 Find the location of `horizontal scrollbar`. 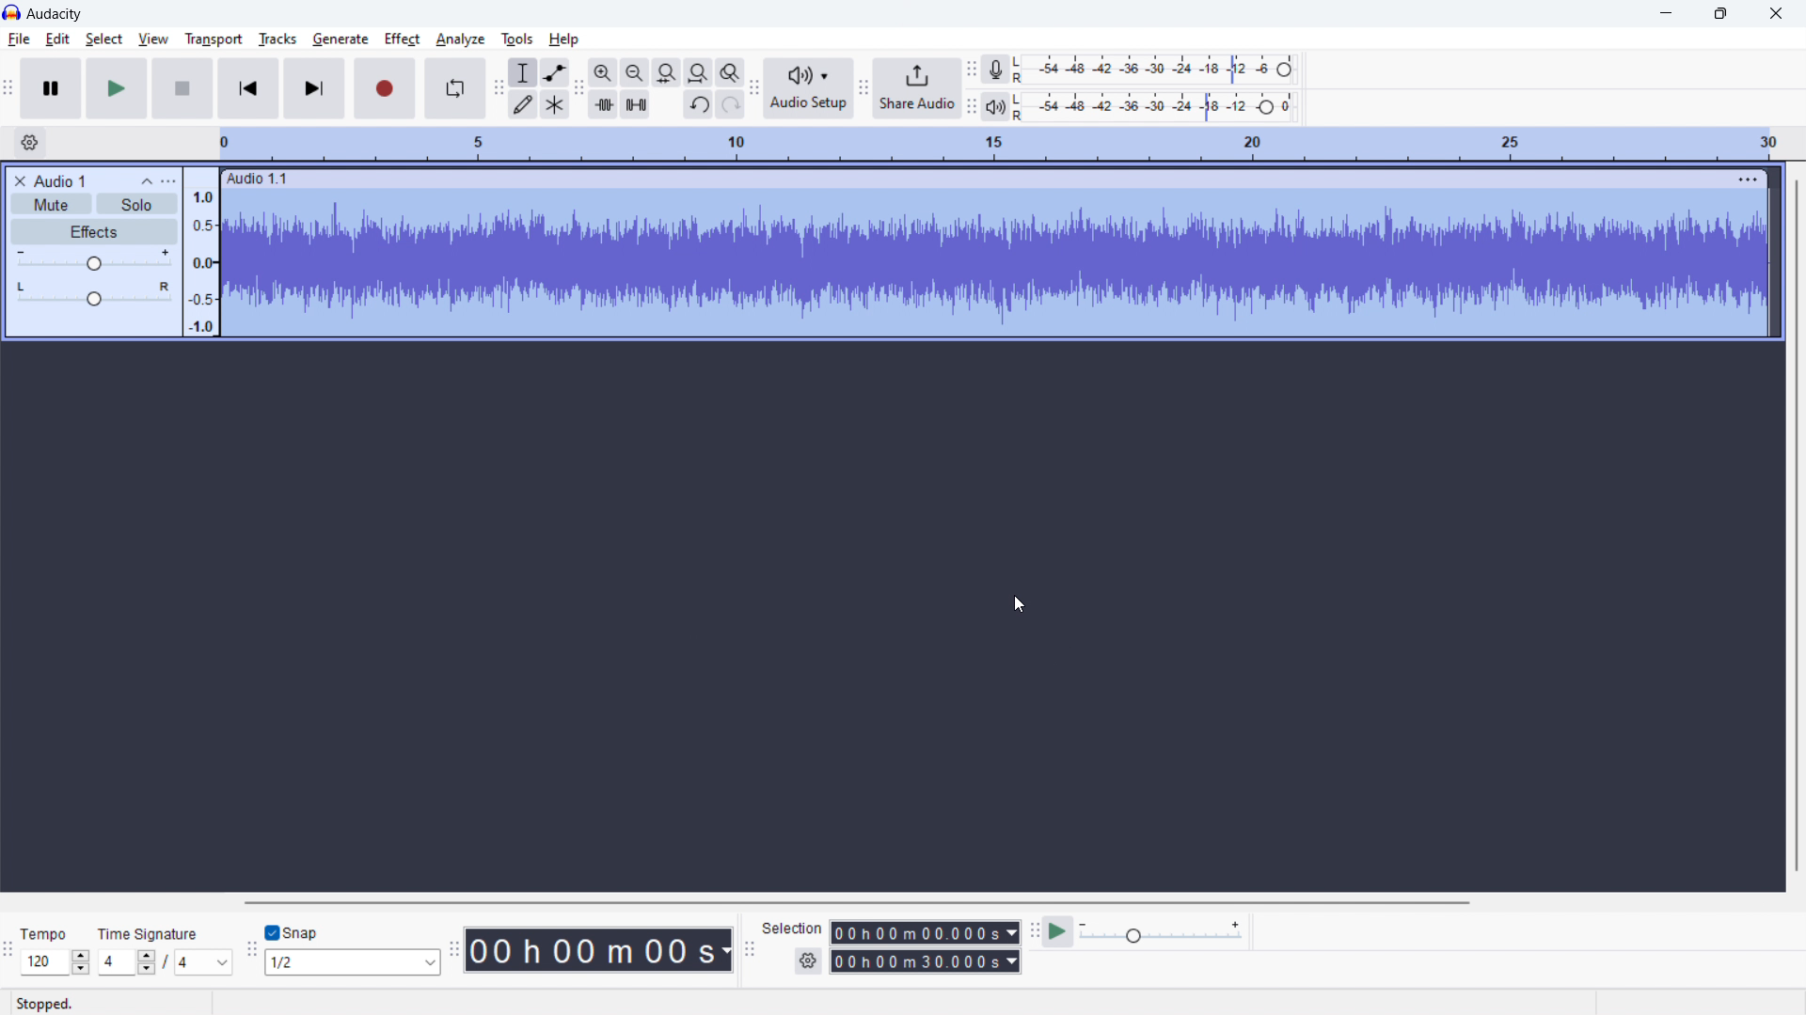

horizontal scrollbar is located at coordinates (1001, 902).